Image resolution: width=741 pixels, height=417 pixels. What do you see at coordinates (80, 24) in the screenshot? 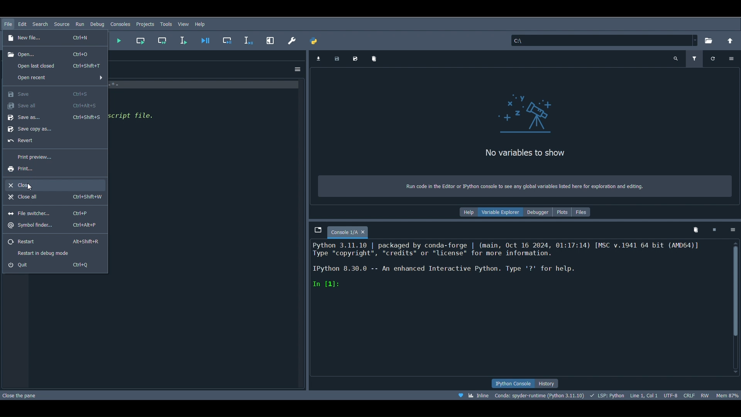
I see `Run` at bounding box center [80, 24].